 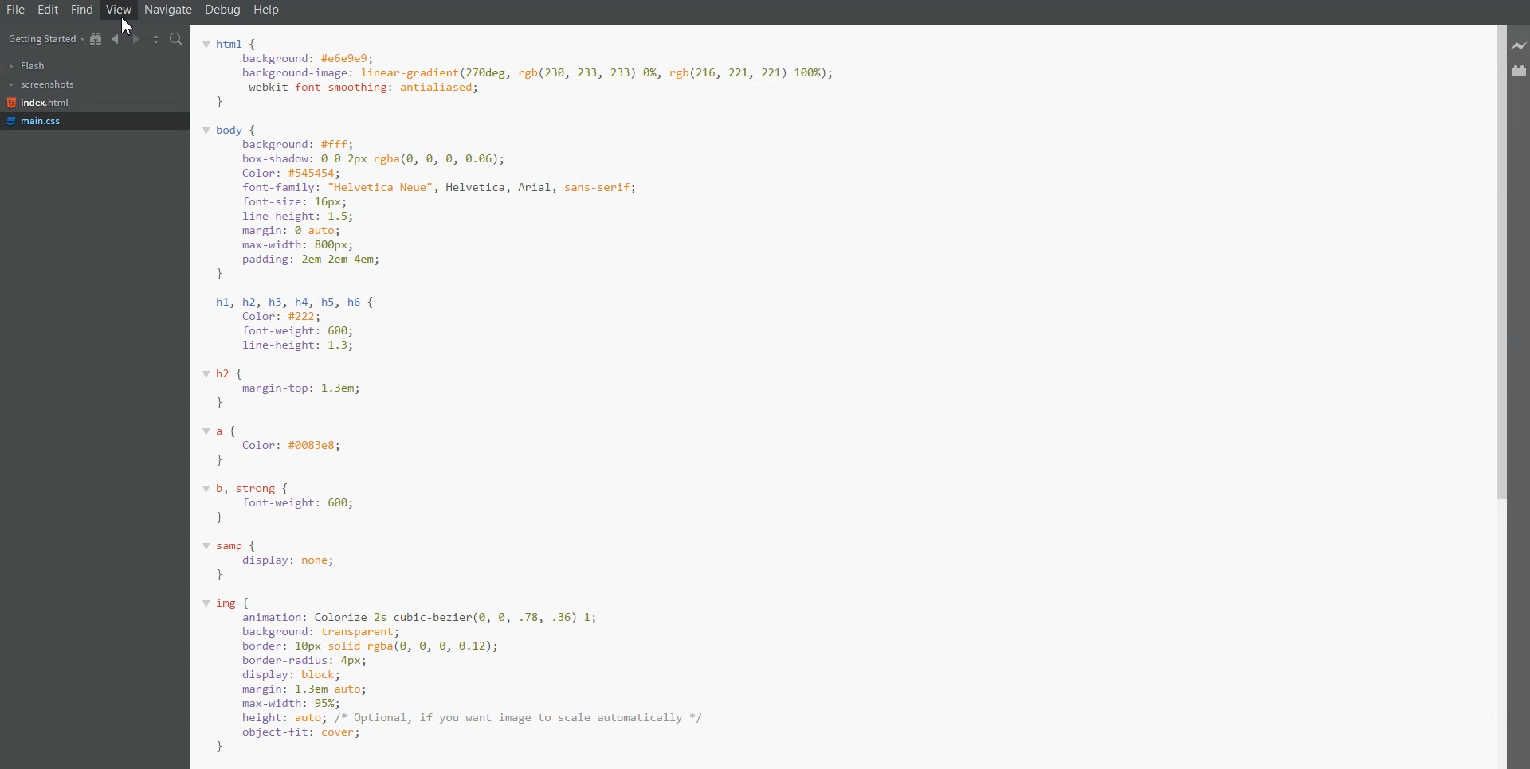 I want to click on find in files, so click(x=178, y=39).